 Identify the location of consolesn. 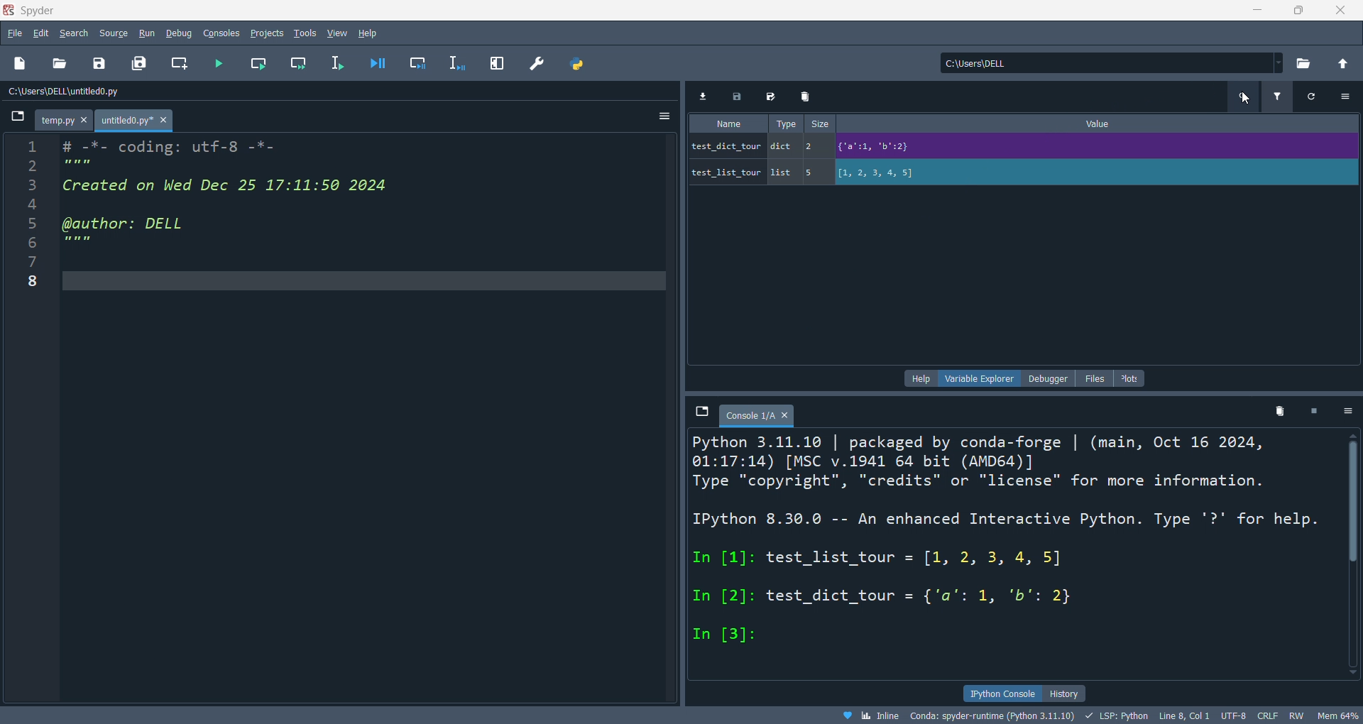
(216, 33).